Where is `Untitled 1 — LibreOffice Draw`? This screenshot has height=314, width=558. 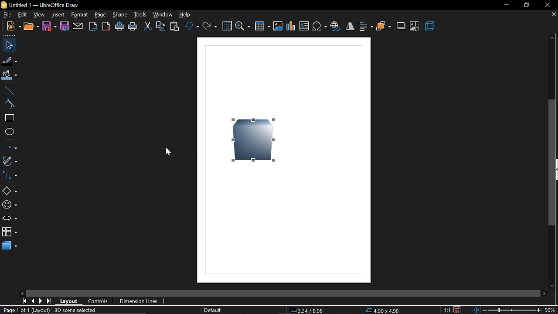
Untitled 1 — LibreOffice Draw is located at coordinates (43, 5).